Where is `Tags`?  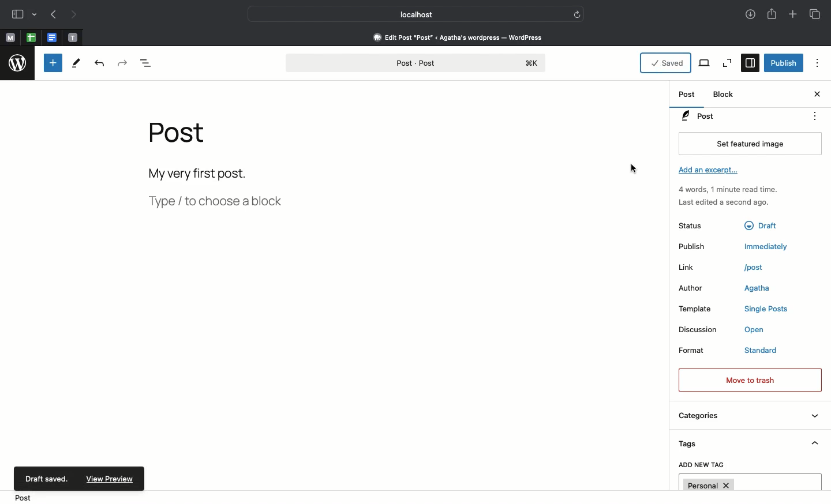
Tags is located at coordinates (748, 446).